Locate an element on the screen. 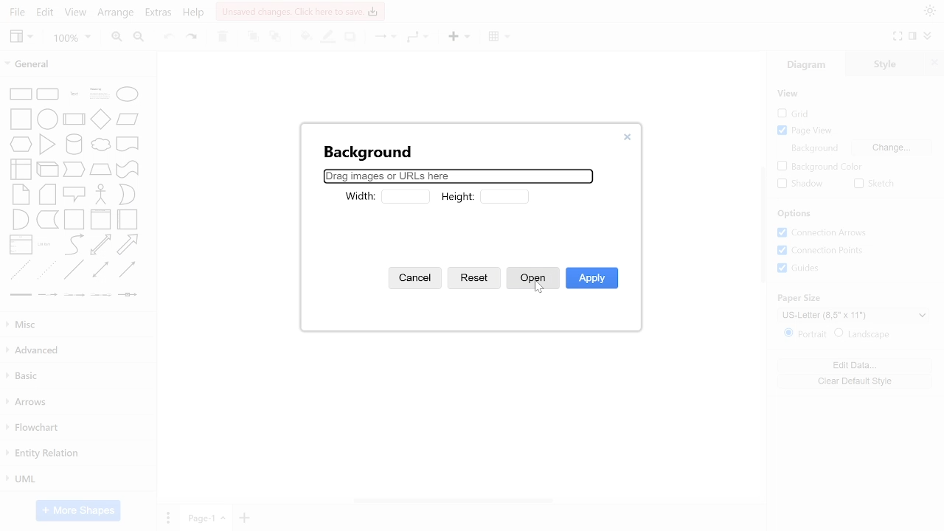 Image resolution: width=944 pixels, height=531 pixels. general shapes is located at coordinates (46, 167).